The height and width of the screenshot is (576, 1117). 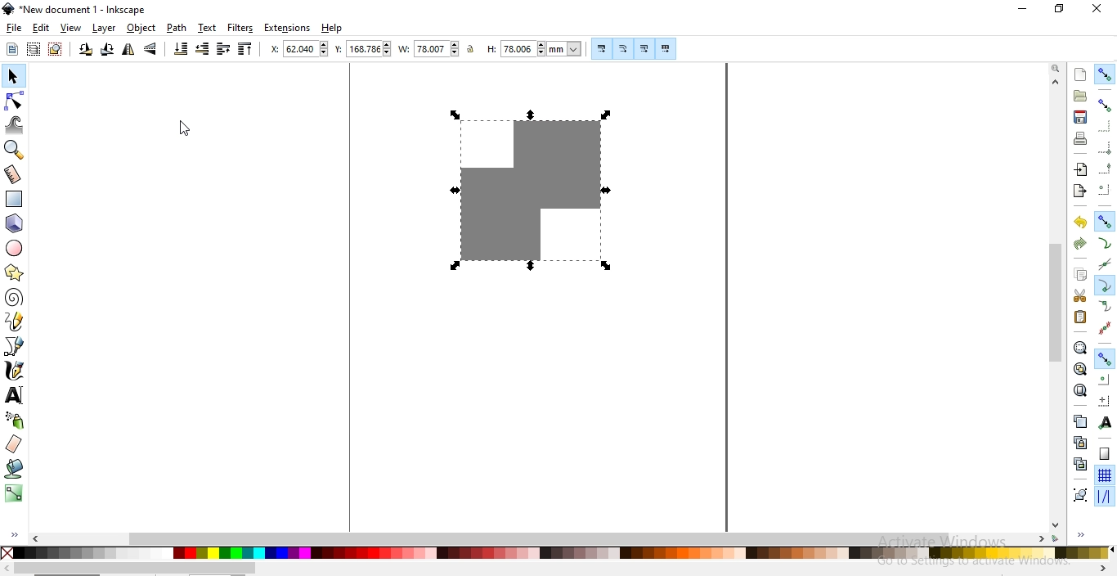 I want to click on object, so click(x=141, y=28).